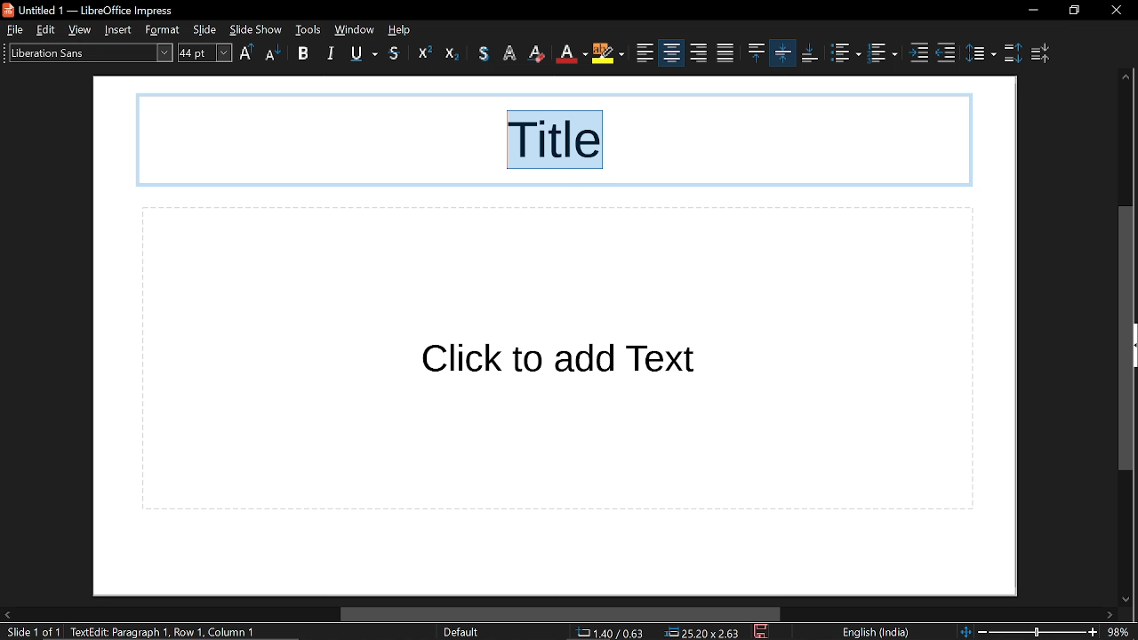 Image resolution: width=1138 pixels, height=640 pixels. I want to click on slider, so click(1038, 630).